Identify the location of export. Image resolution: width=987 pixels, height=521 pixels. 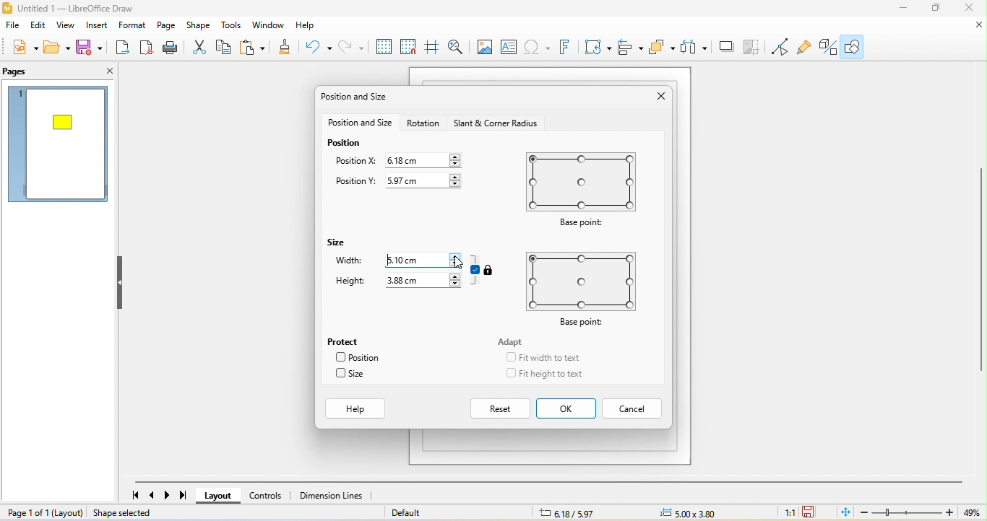
(121, 49).